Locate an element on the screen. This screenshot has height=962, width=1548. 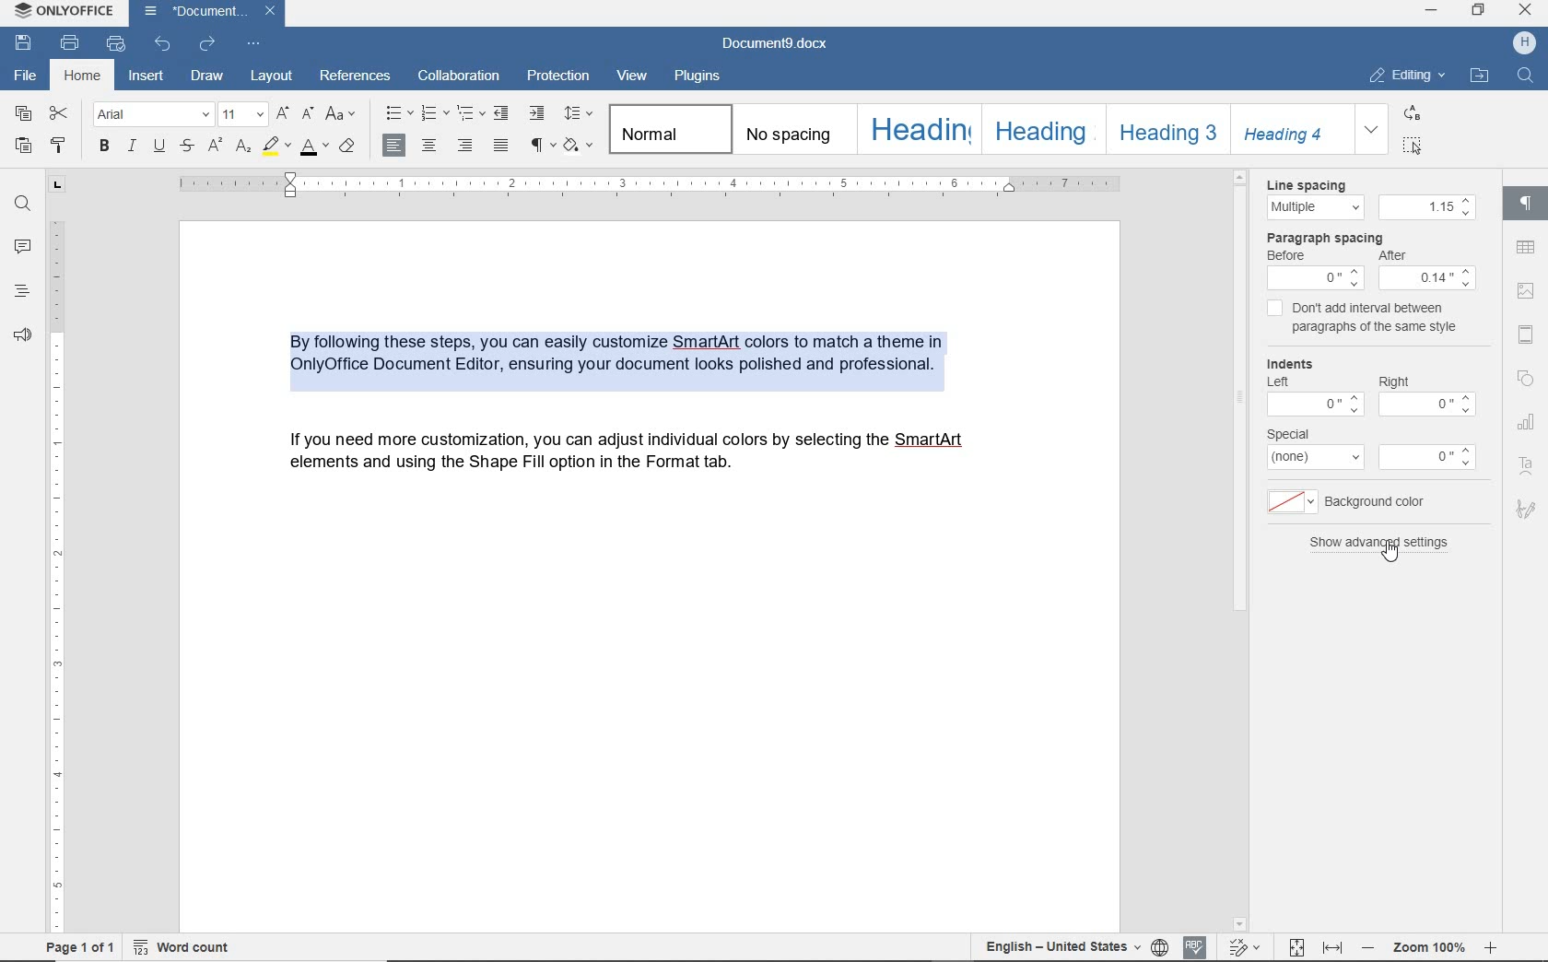
track chnges is located at coordinates (1249, 944).